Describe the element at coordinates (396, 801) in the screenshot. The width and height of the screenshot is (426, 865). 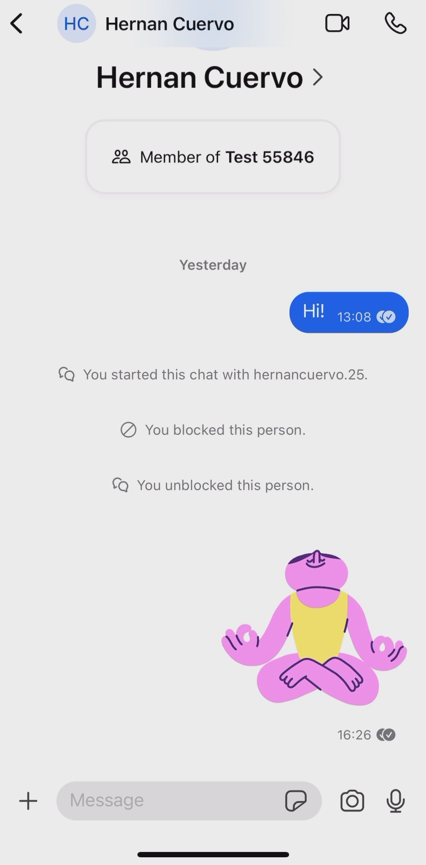
I see `voice record` at that location.